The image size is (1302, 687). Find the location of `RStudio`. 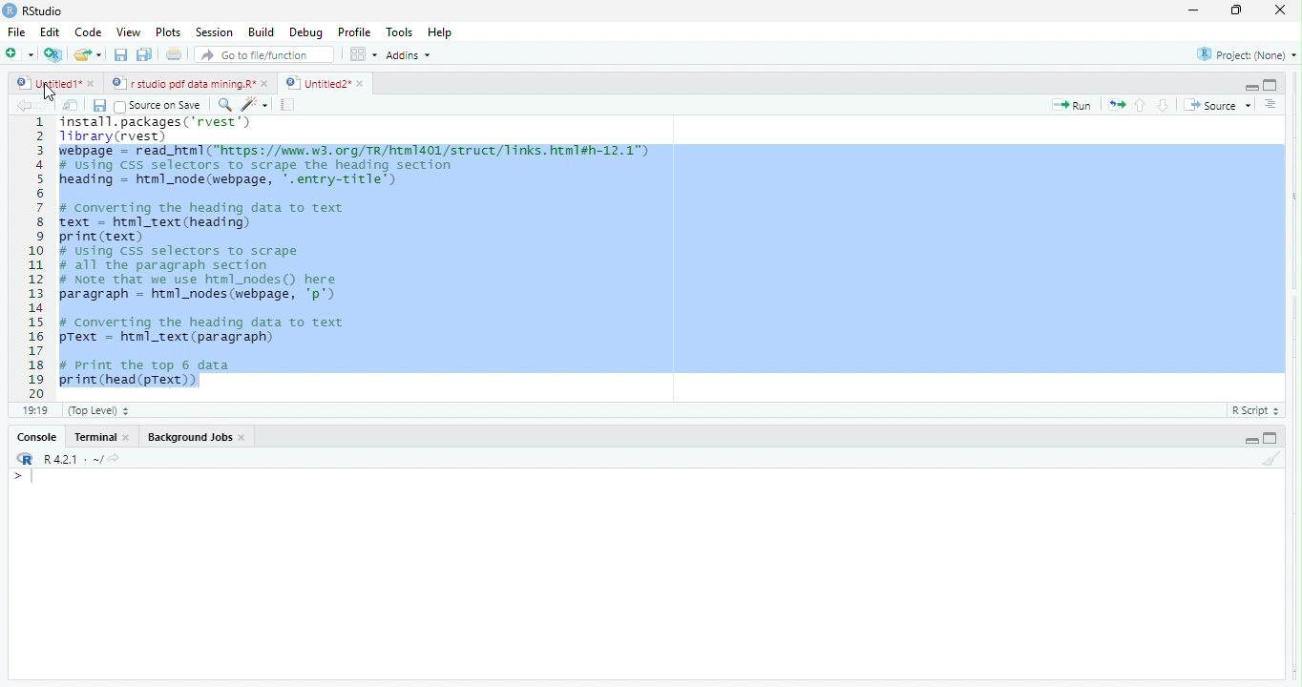

RStudio is located at coordinates (49, 10).